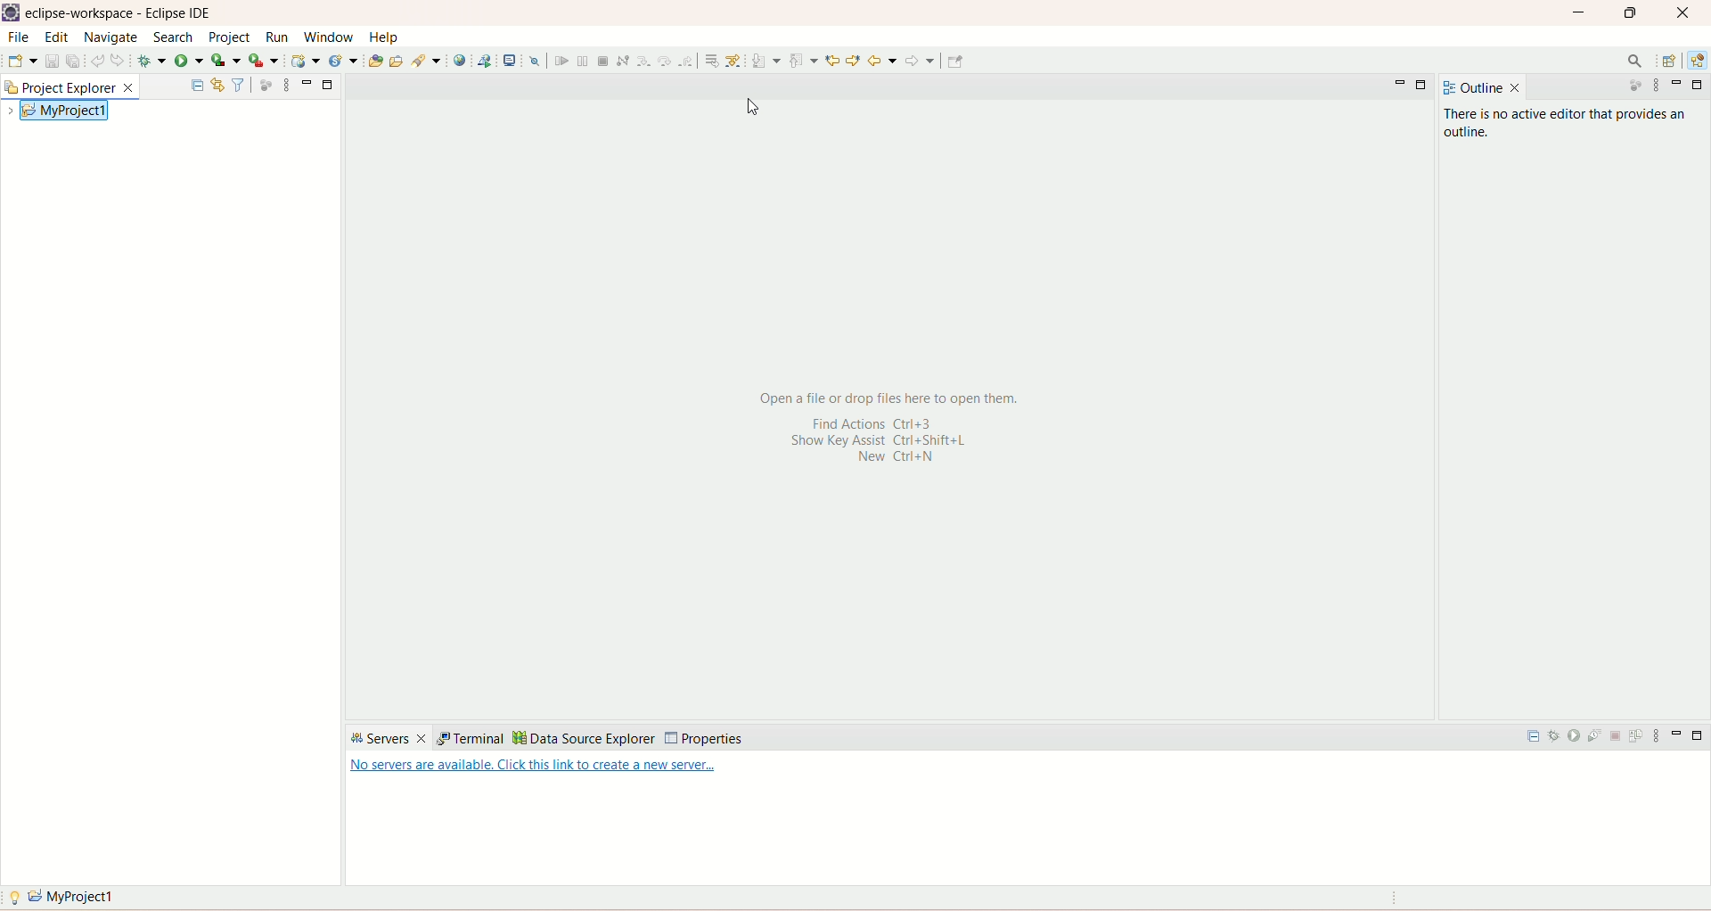  What do you see at coordinates (688, 60) in the screenshot?
I see `step return` at bounding box center [688, 60].